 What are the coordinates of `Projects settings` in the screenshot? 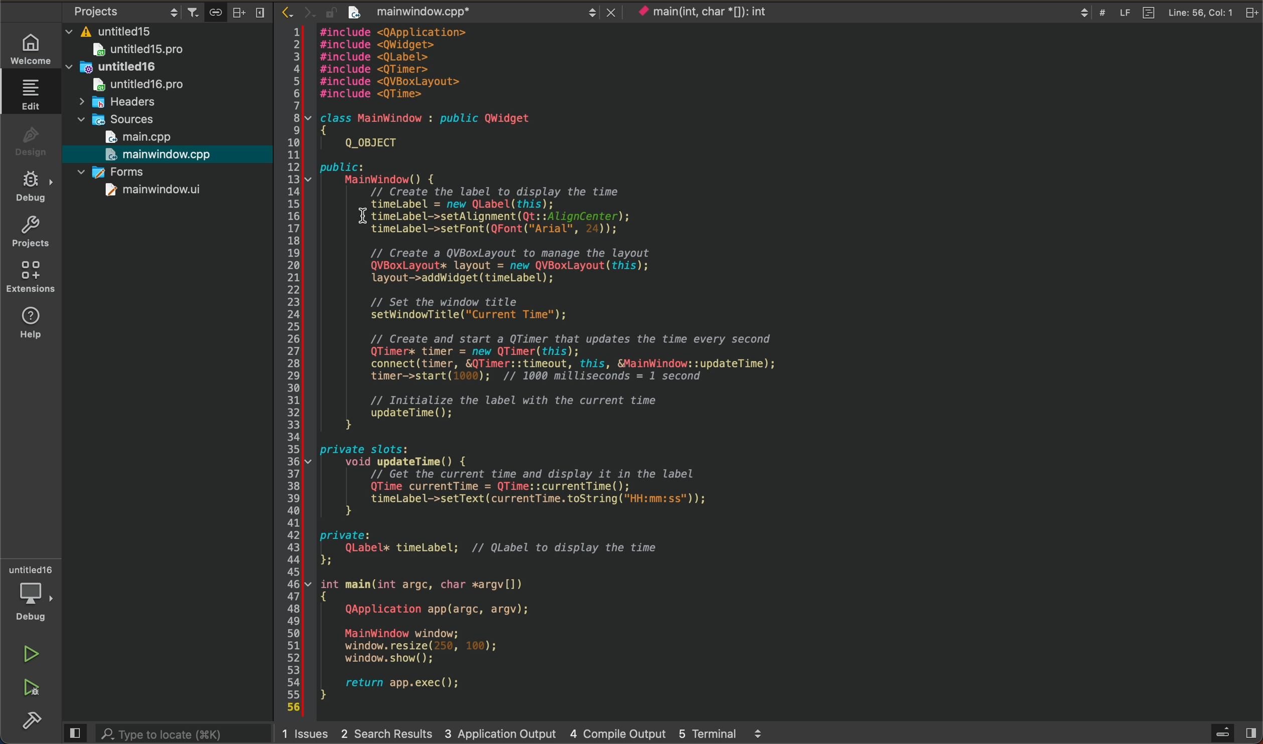 It's located at (116, 11).